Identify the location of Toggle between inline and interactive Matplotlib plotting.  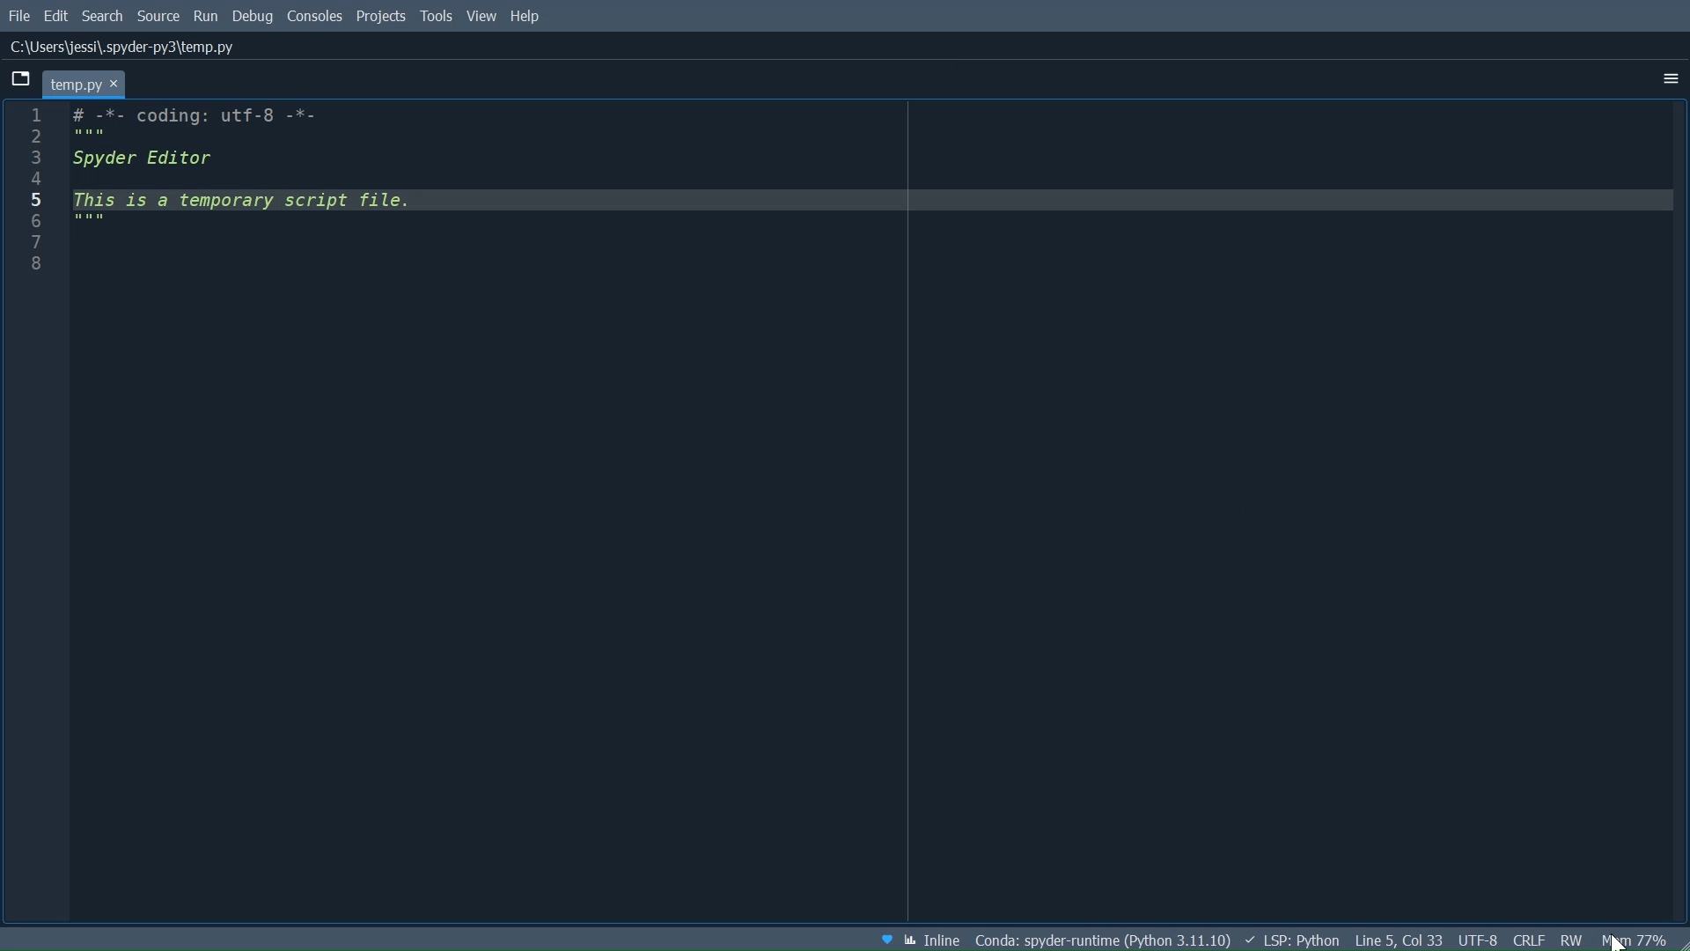
(932, 940).